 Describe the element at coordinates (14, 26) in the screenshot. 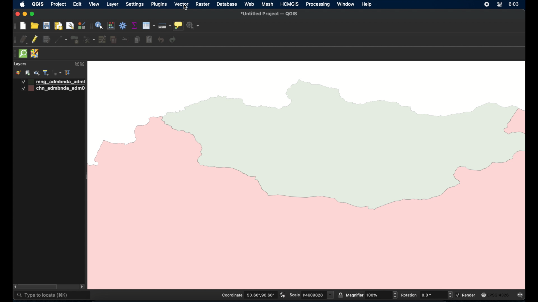

I see `project toolbar` at that location.